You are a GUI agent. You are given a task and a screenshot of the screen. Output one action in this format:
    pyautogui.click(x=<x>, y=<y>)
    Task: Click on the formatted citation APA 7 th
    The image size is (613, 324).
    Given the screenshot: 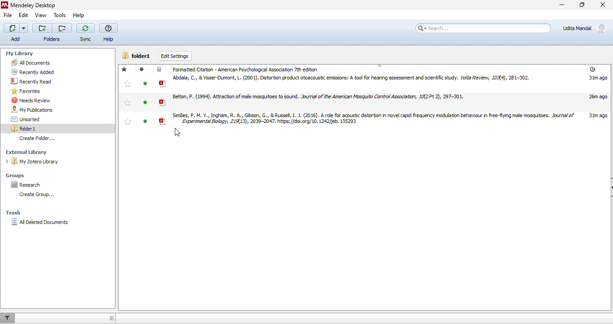 What is the action you would take?
    pyautogui.click(x=248, y=68)
    